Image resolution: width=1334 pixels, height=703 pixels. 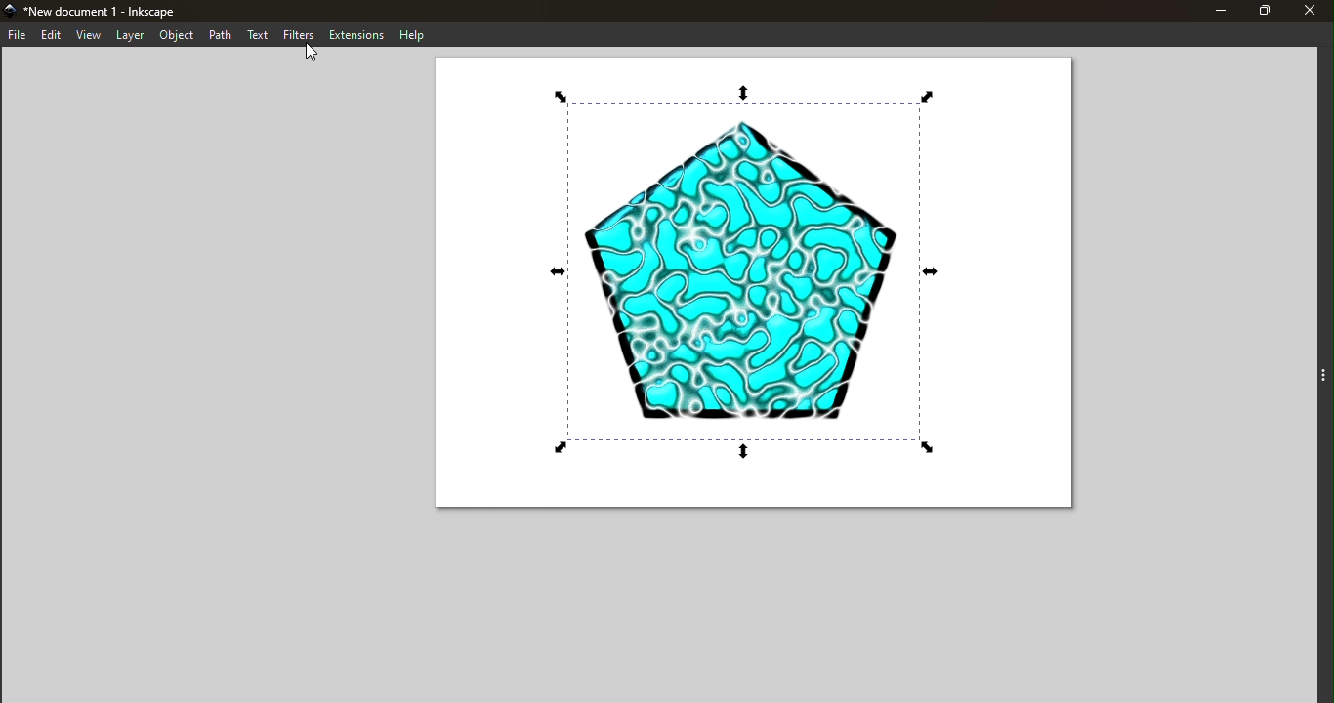 I want to click on Layer, so click(x=130, y=36).